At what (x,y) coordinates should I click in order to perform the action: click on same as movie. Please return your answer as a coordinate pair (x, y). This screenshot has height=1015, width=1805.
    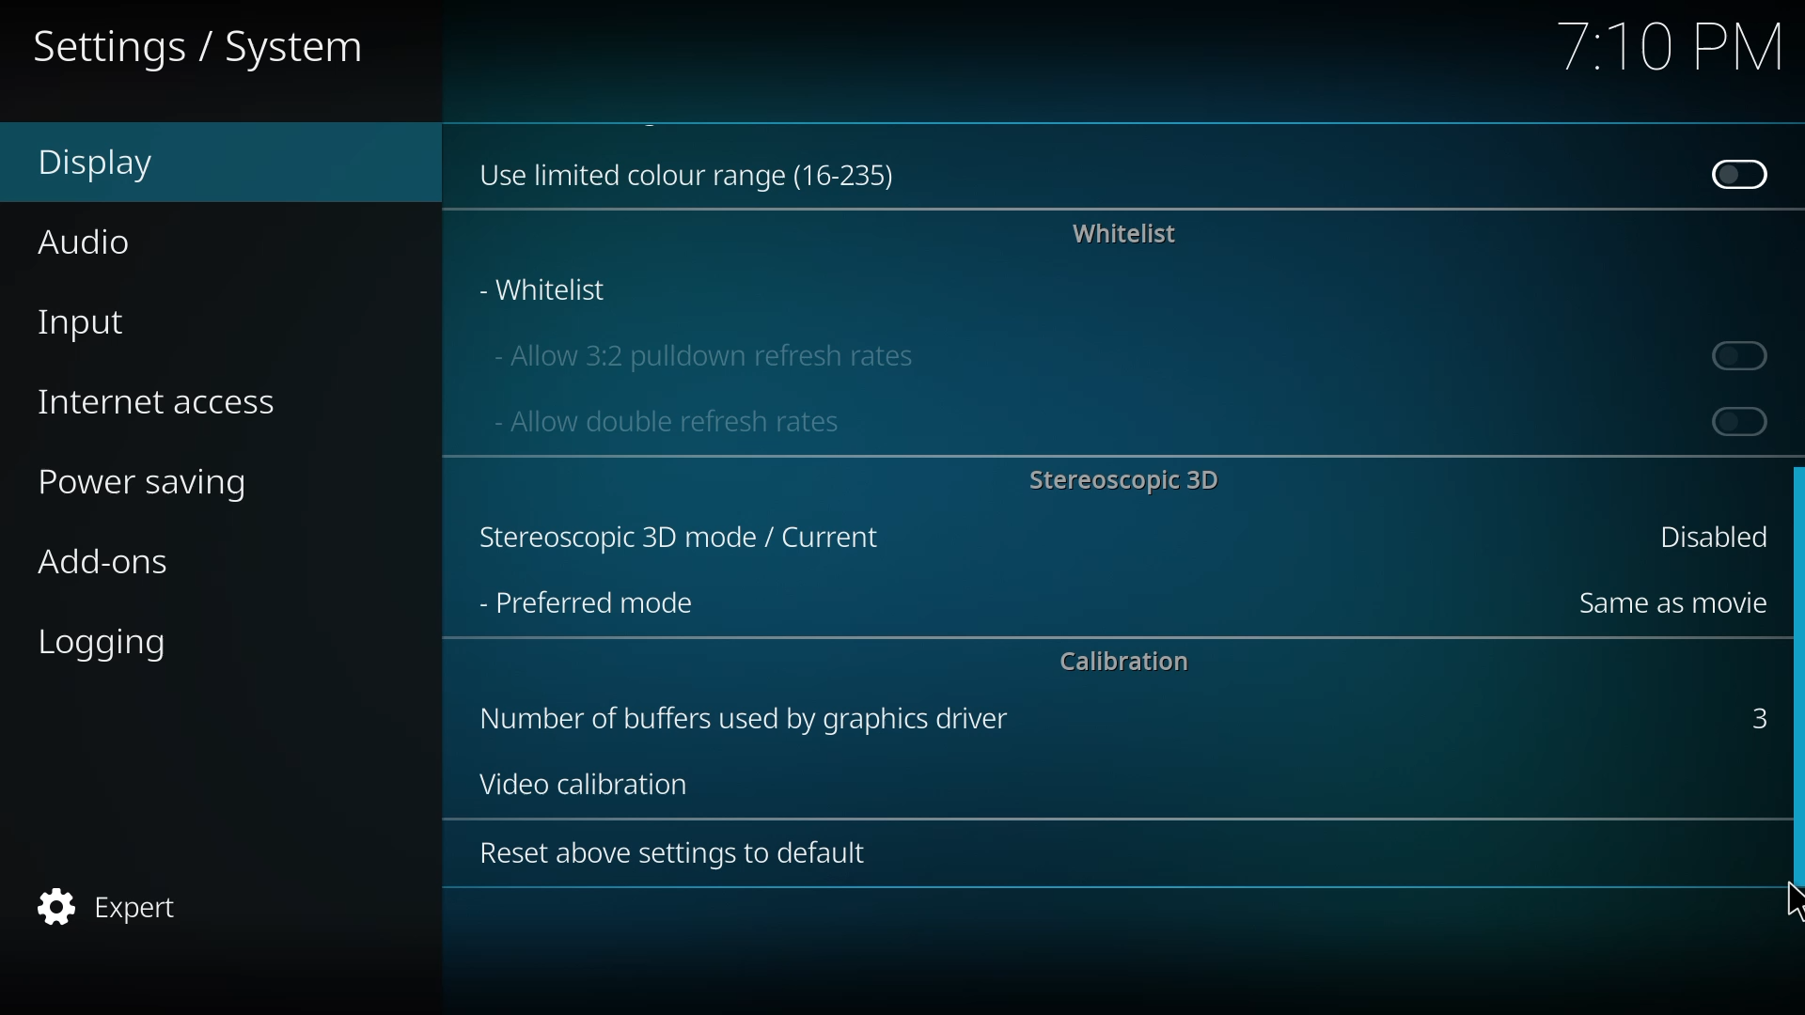
    Looking at the image, I should click on (1667, 602).